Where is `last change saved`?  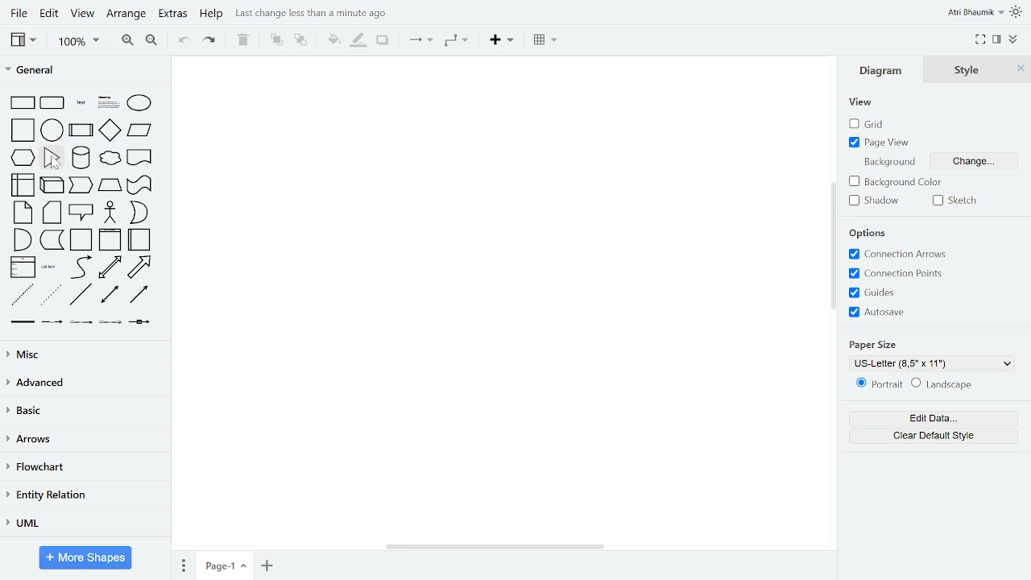 last change saved is located at coordinates (311, 14).